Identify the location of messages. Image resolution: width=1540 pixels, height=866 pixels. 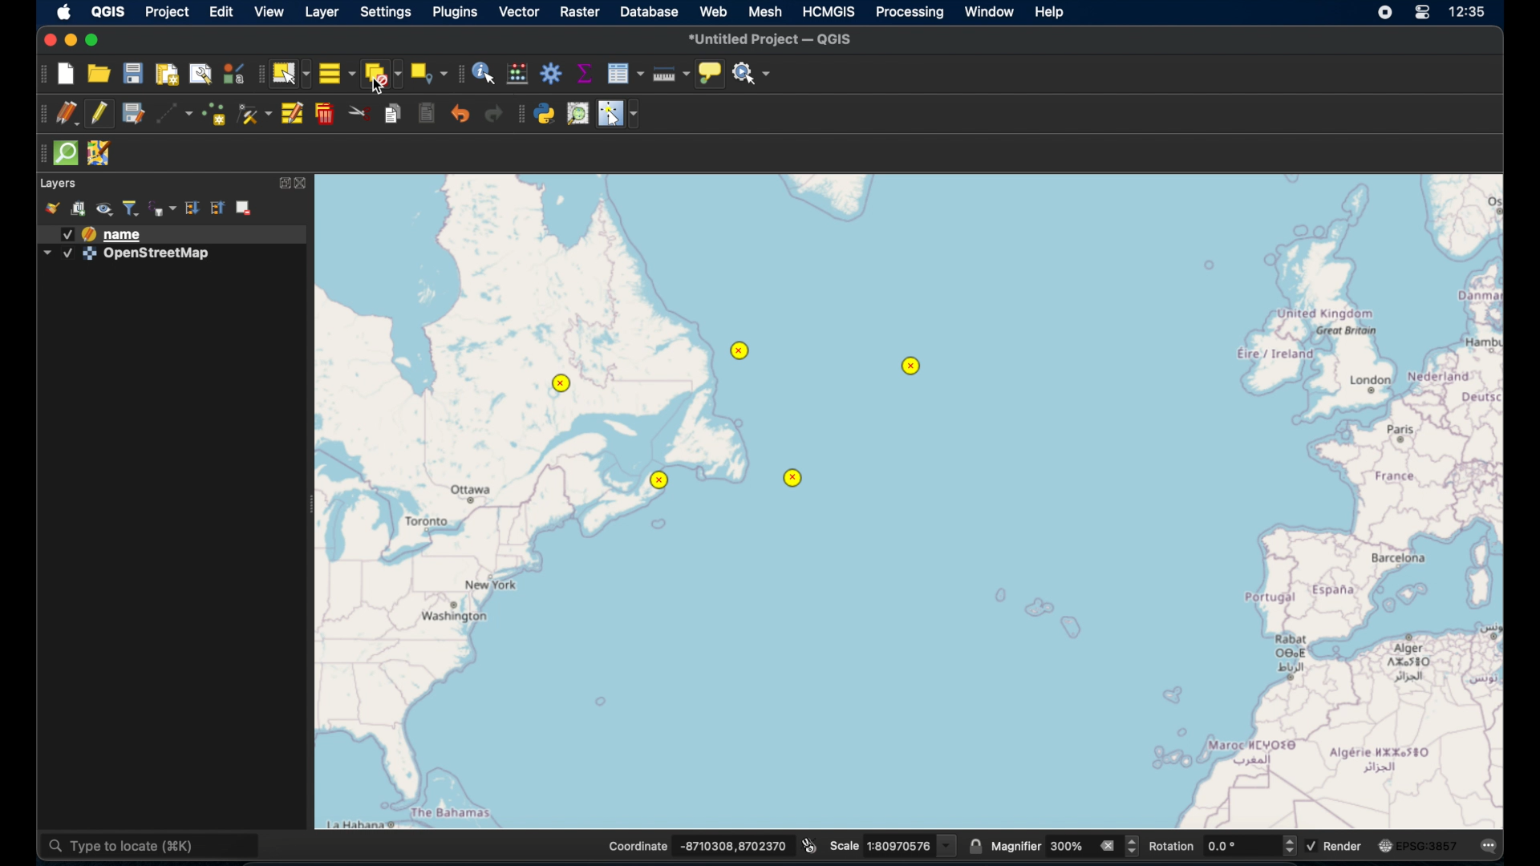
(1491, 847).